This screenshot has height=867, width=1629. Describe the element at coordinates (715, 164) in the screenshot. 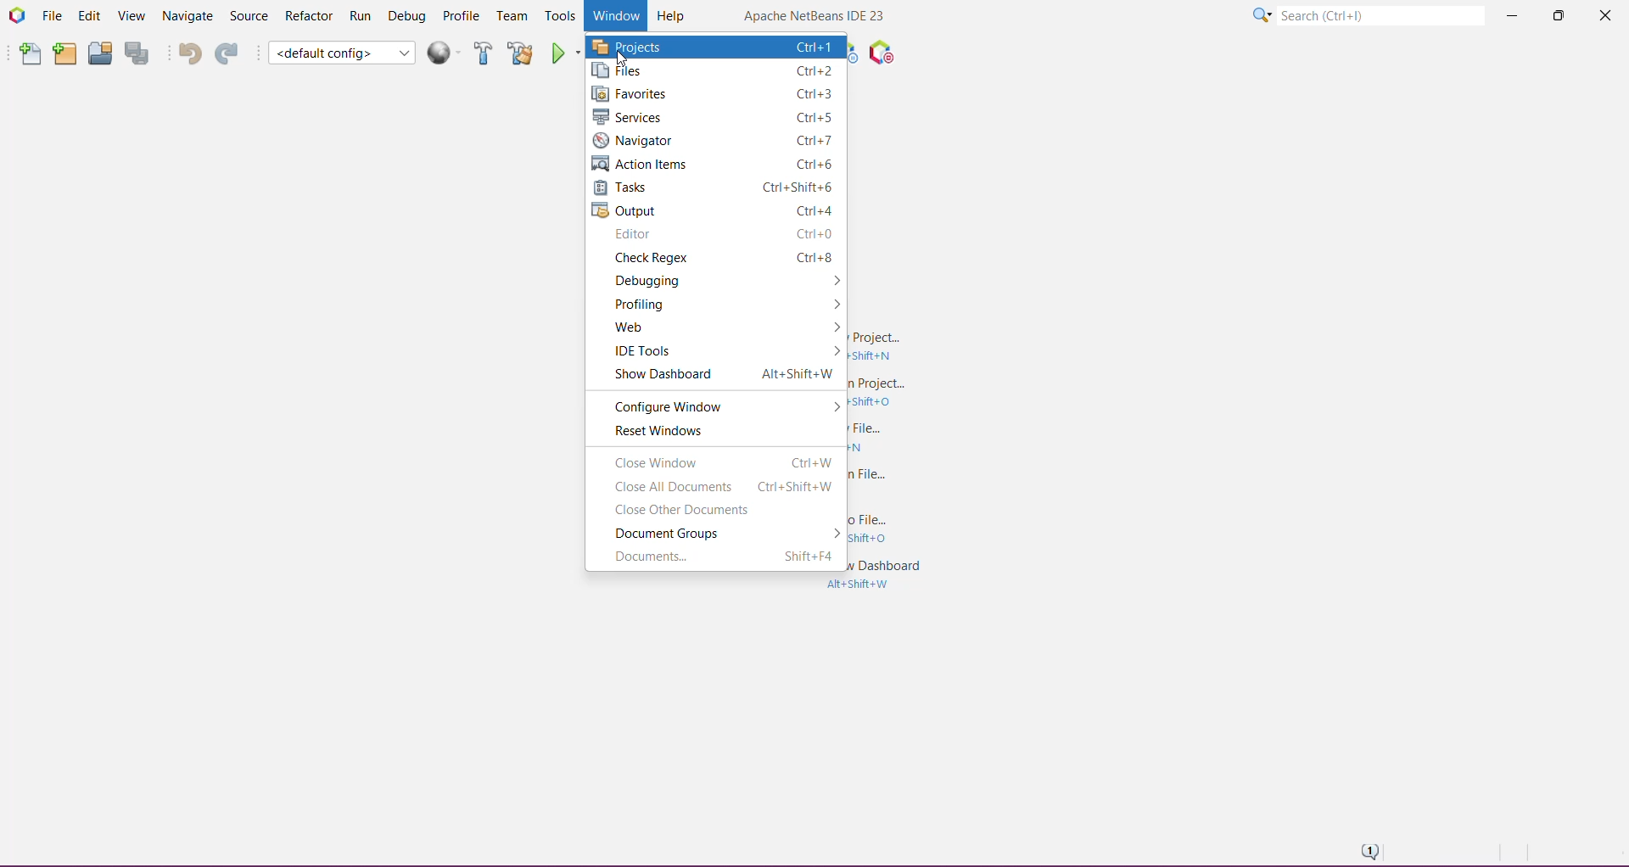

I see `Action Items` at that location.